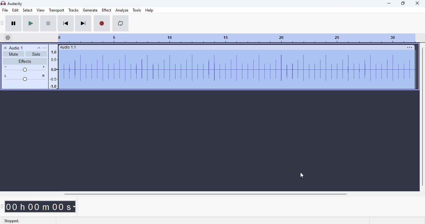 The height and width of the screenshot is (224, 425). What do you see at coordinates (14, 23) in the screenshot?
I see `pause` at bounding box center [14, 23].